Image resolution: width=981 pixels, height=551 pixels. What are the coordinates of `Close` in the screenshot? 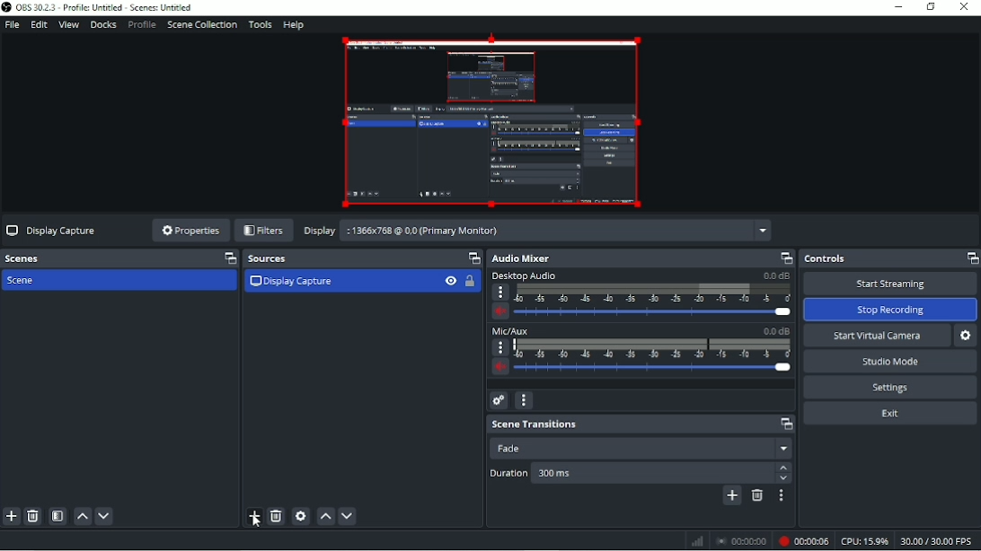 It's located at (966, 8).